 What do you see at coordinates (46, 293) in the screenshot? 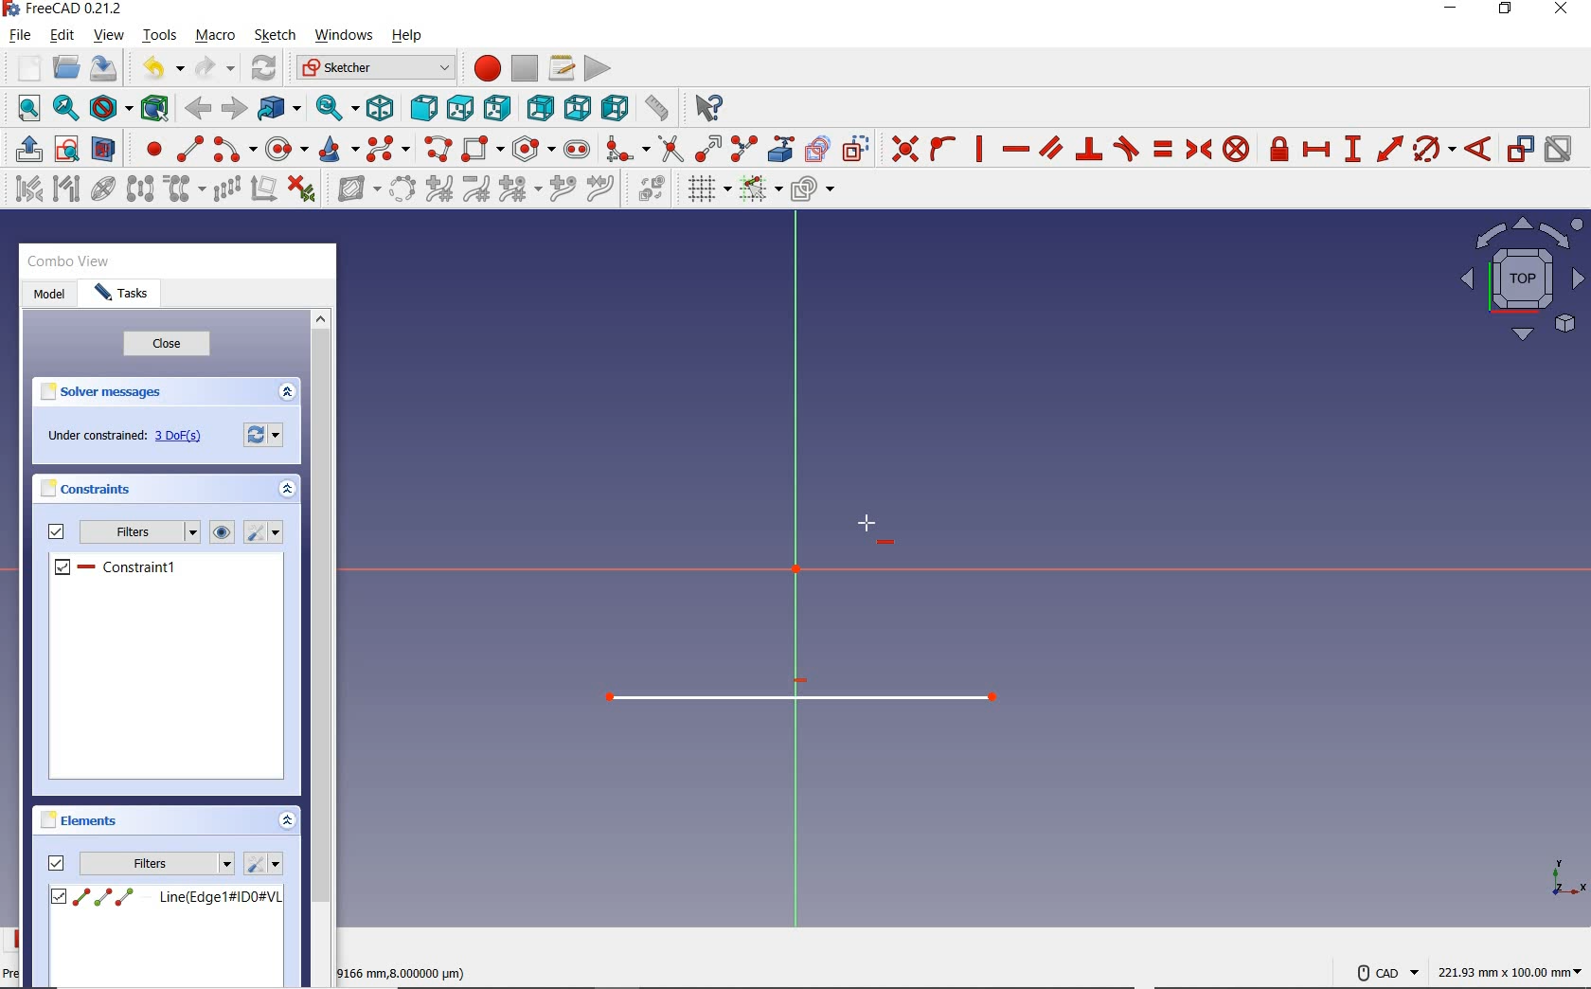
I see `MODEL` at bounding box center [46, 293].